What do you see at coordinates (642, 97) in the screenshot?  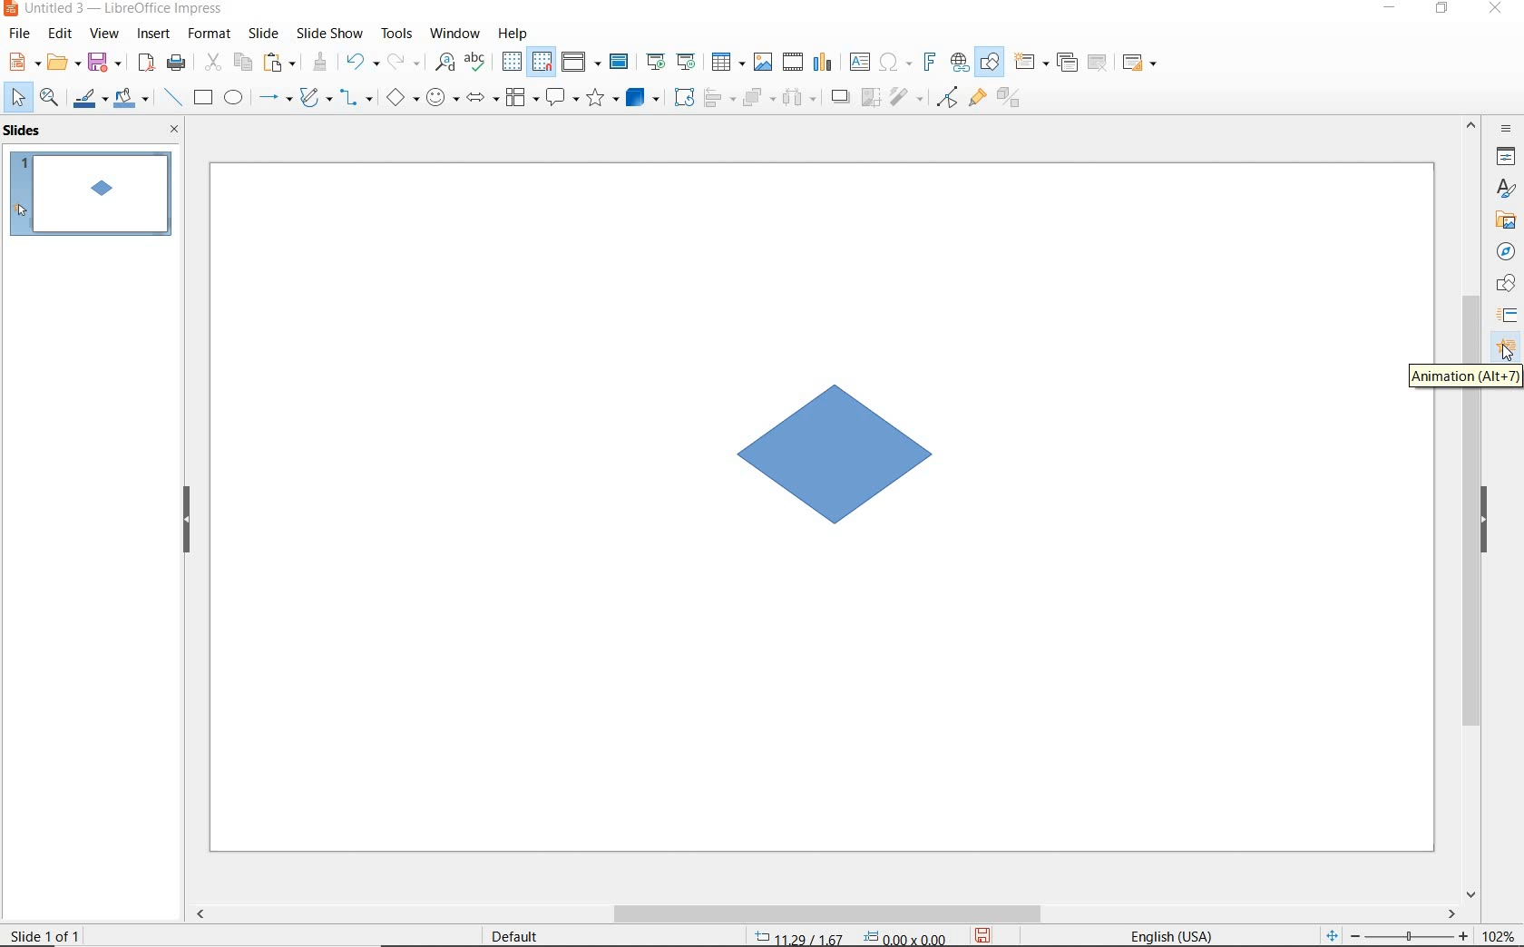 I see `3d objects` at bounding box center [642, 97].